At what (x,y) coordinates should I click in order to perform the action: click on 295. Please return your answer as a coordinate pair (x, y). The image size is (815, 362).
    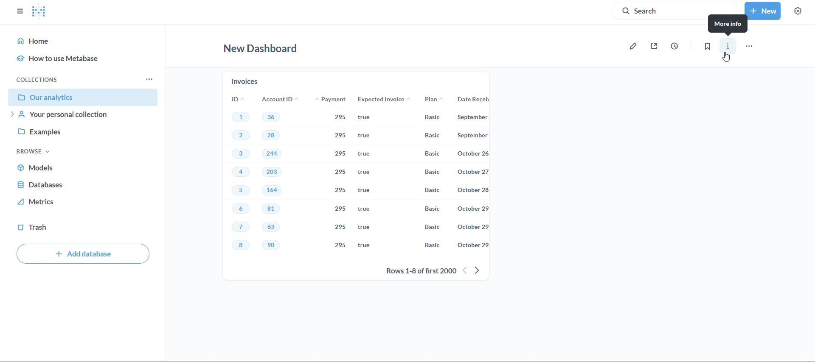
    Looking at the image, I should click on (341, 153).